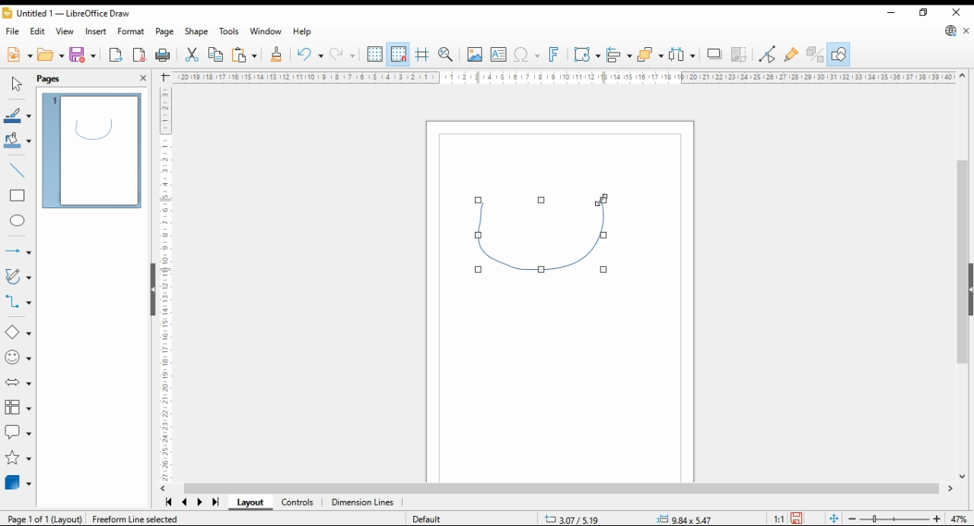  I want to click on transformations, so click(587, 56).